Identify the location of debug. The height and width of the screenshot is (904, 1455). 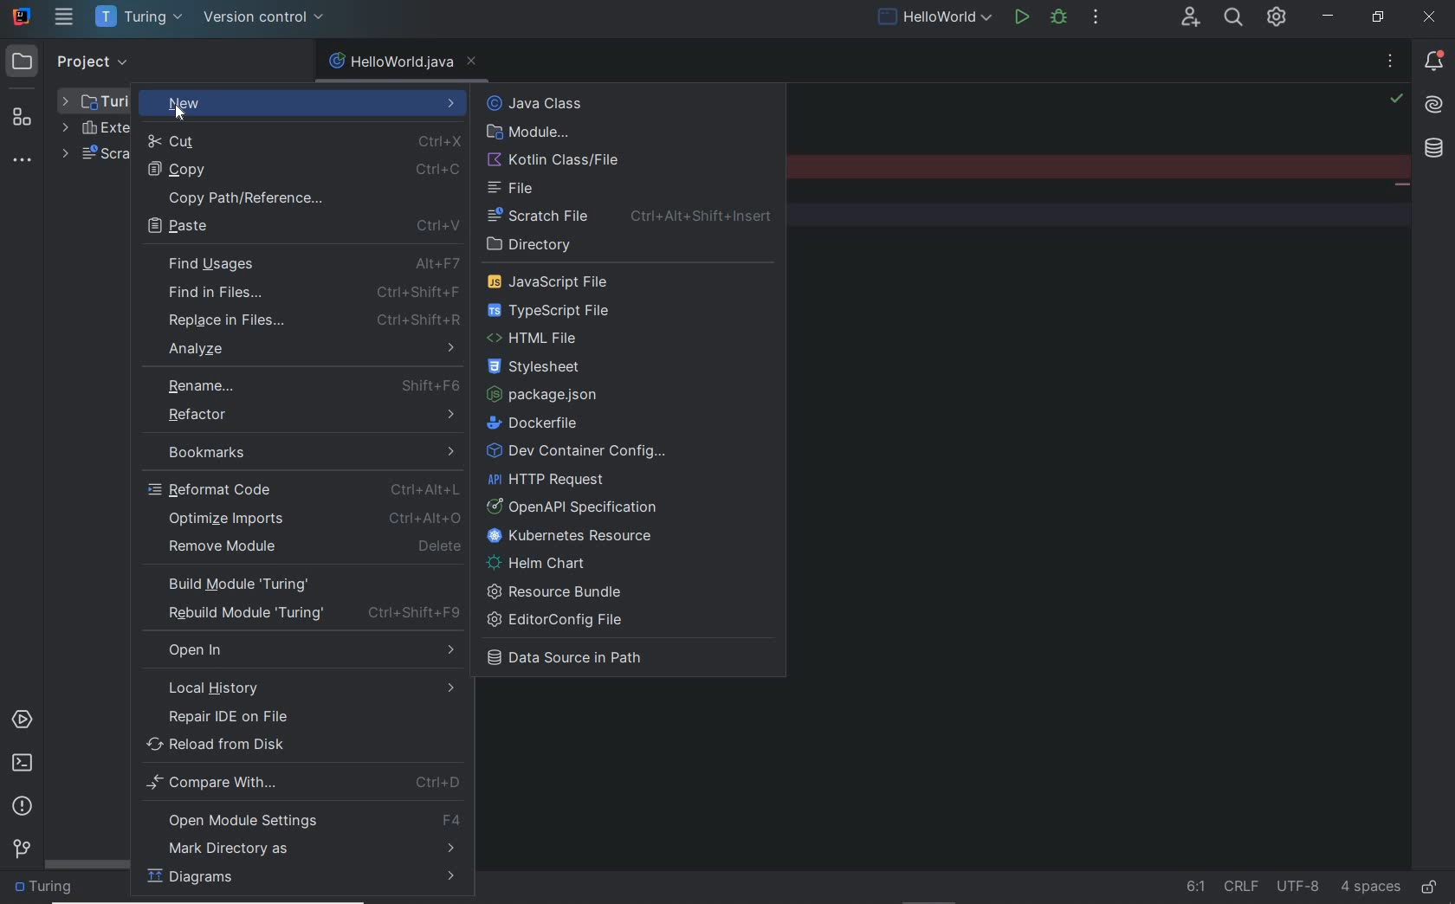
(1063, 19).